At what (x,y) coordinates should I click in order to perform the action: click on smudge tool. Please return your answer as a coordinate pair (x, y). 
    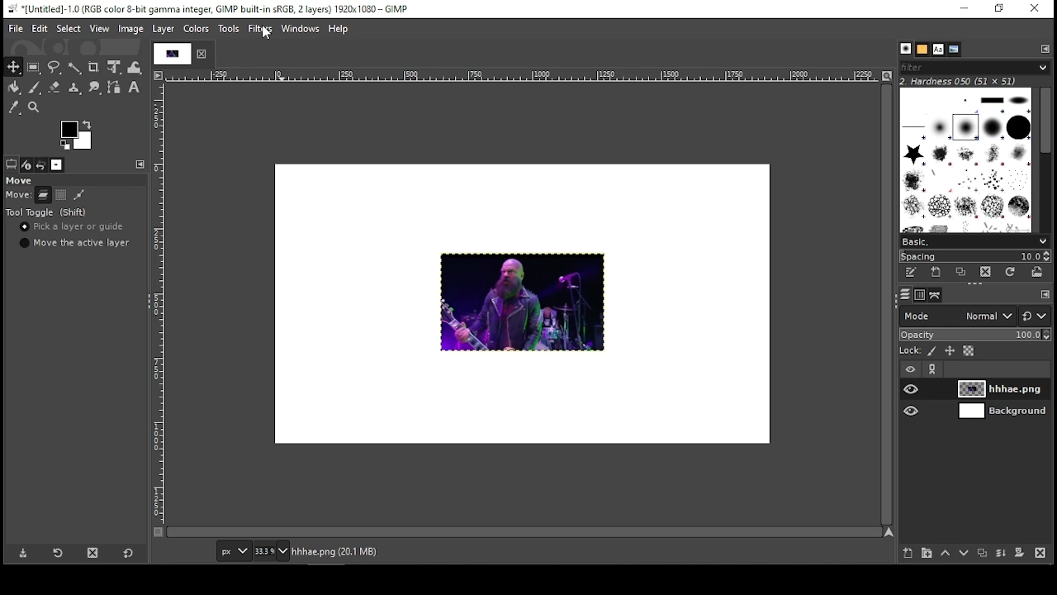
    Looking at the image, I should click on (96, 89).